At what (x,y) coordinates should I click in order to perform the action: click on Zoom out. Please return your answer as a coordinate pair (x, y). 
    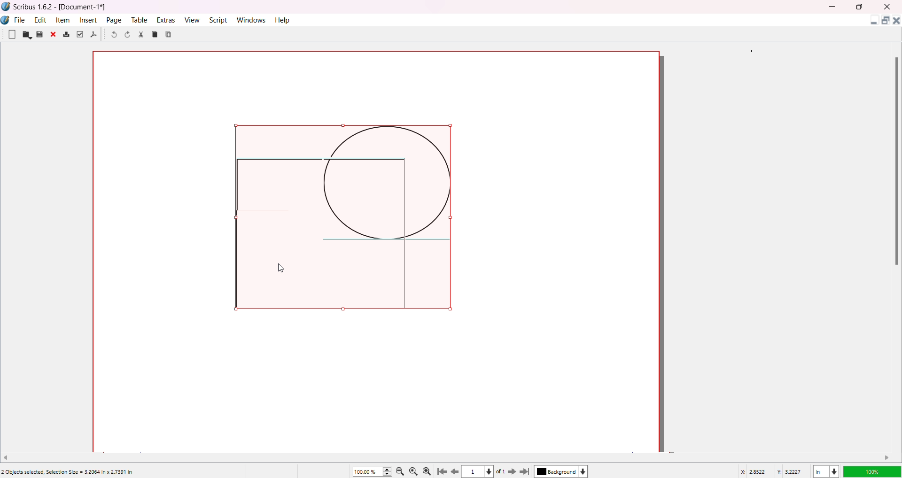
    Looking at the image, I should click on (402, 471).